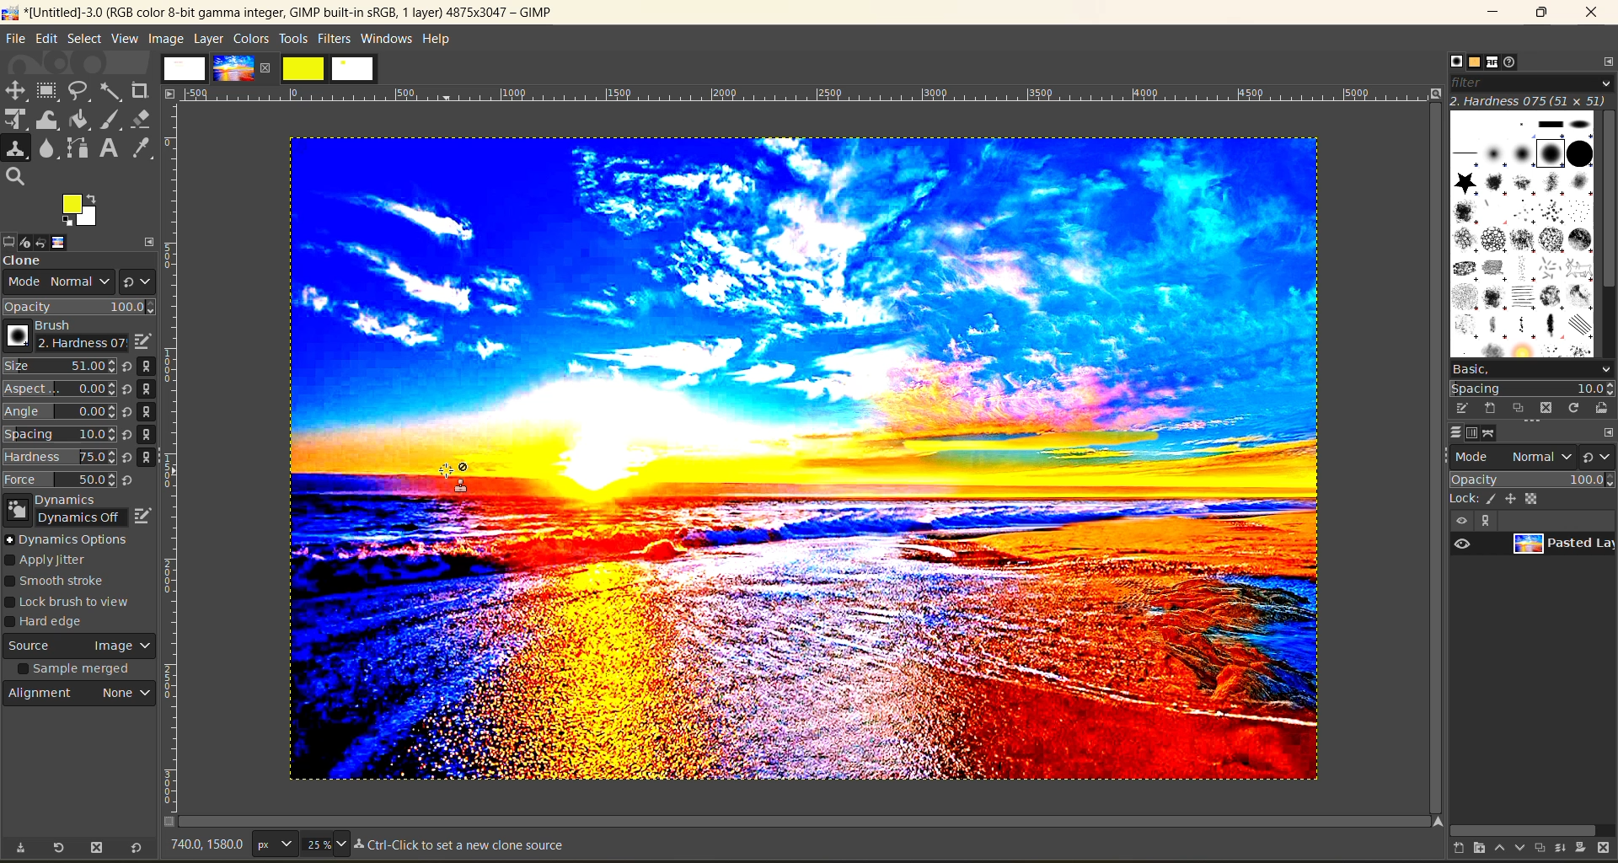  Describe the element at coordinates (10, 240) in the screenshot. I see `tool options` at that location.